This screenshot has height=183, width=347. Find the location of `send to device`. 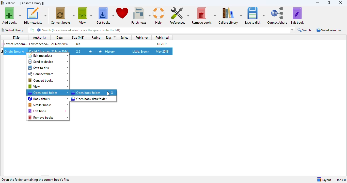

send to device is located at coordinates (48, 62).